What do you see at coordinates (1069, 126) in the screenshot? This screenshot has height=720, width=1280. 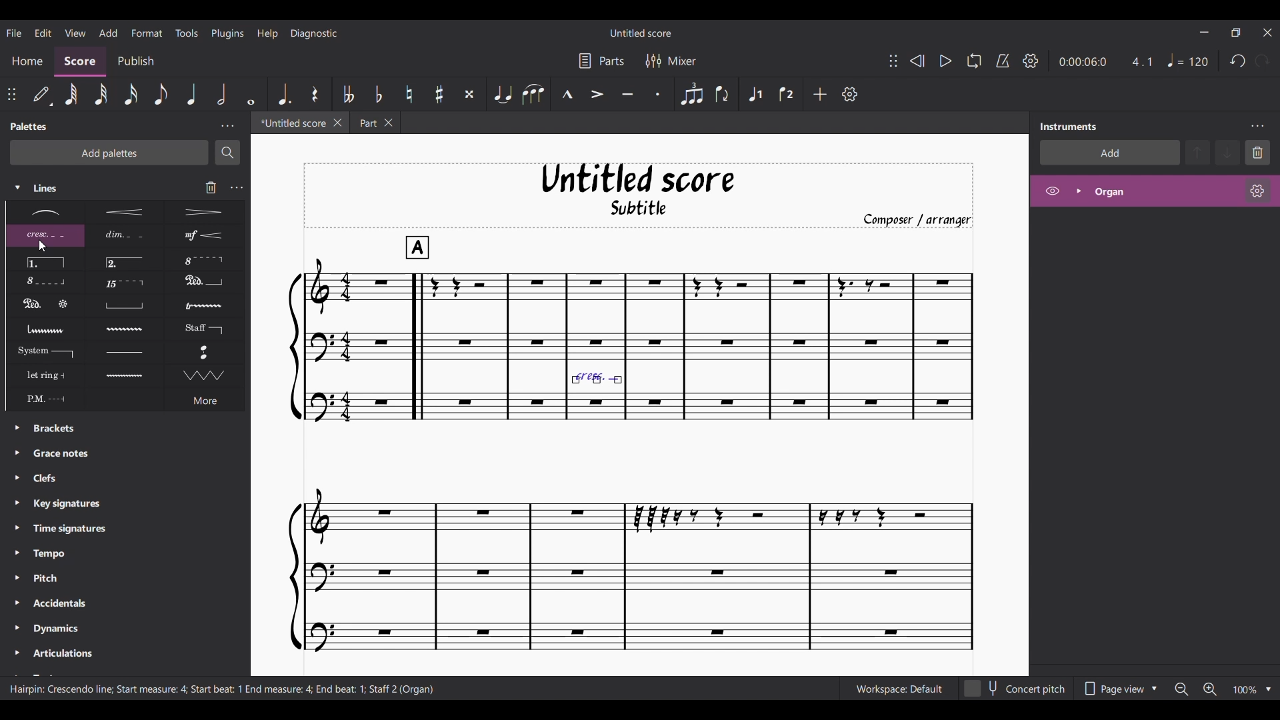 I see `Panel title` at bounding box center [1069, 126].